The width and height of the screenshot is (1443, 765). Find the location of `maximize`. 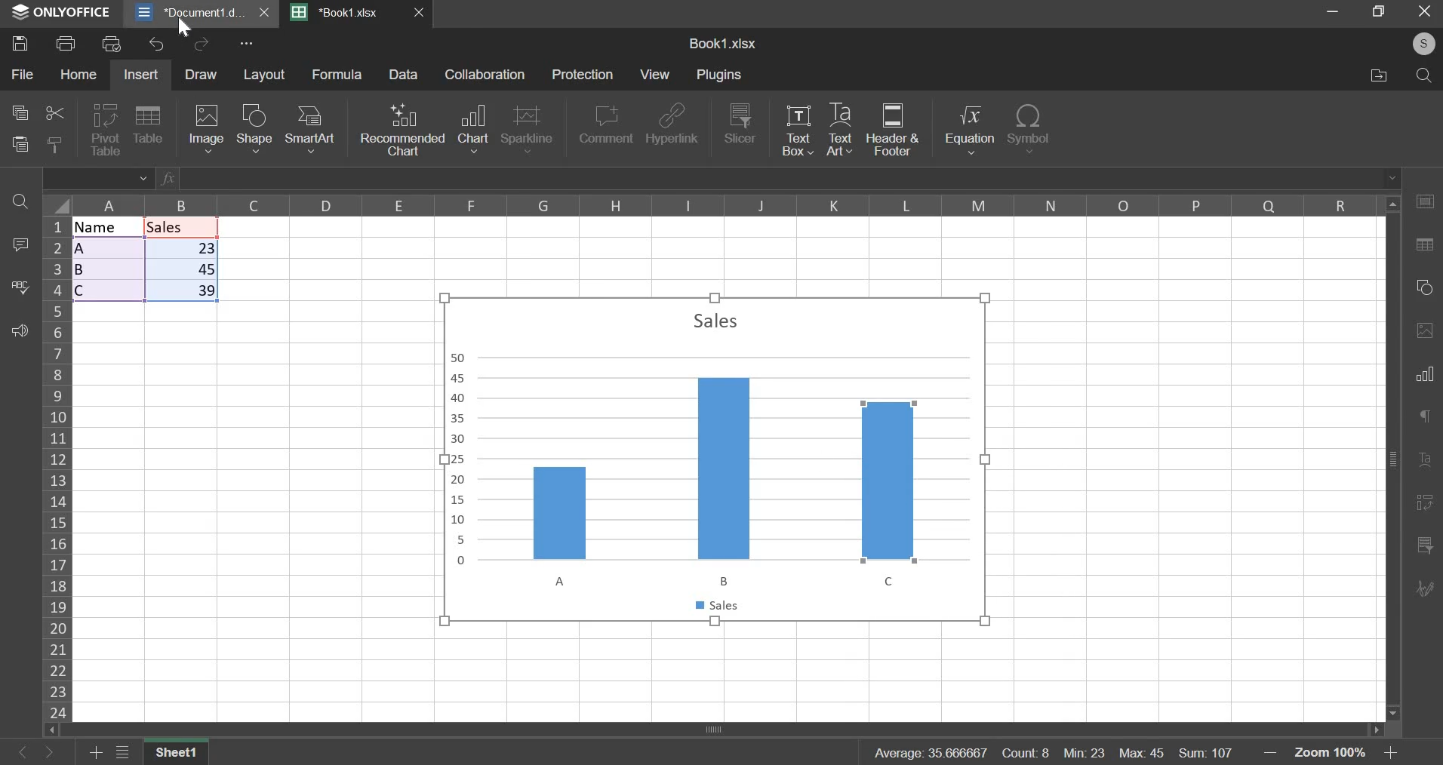

maximize is located at coordinates (1379, 15).